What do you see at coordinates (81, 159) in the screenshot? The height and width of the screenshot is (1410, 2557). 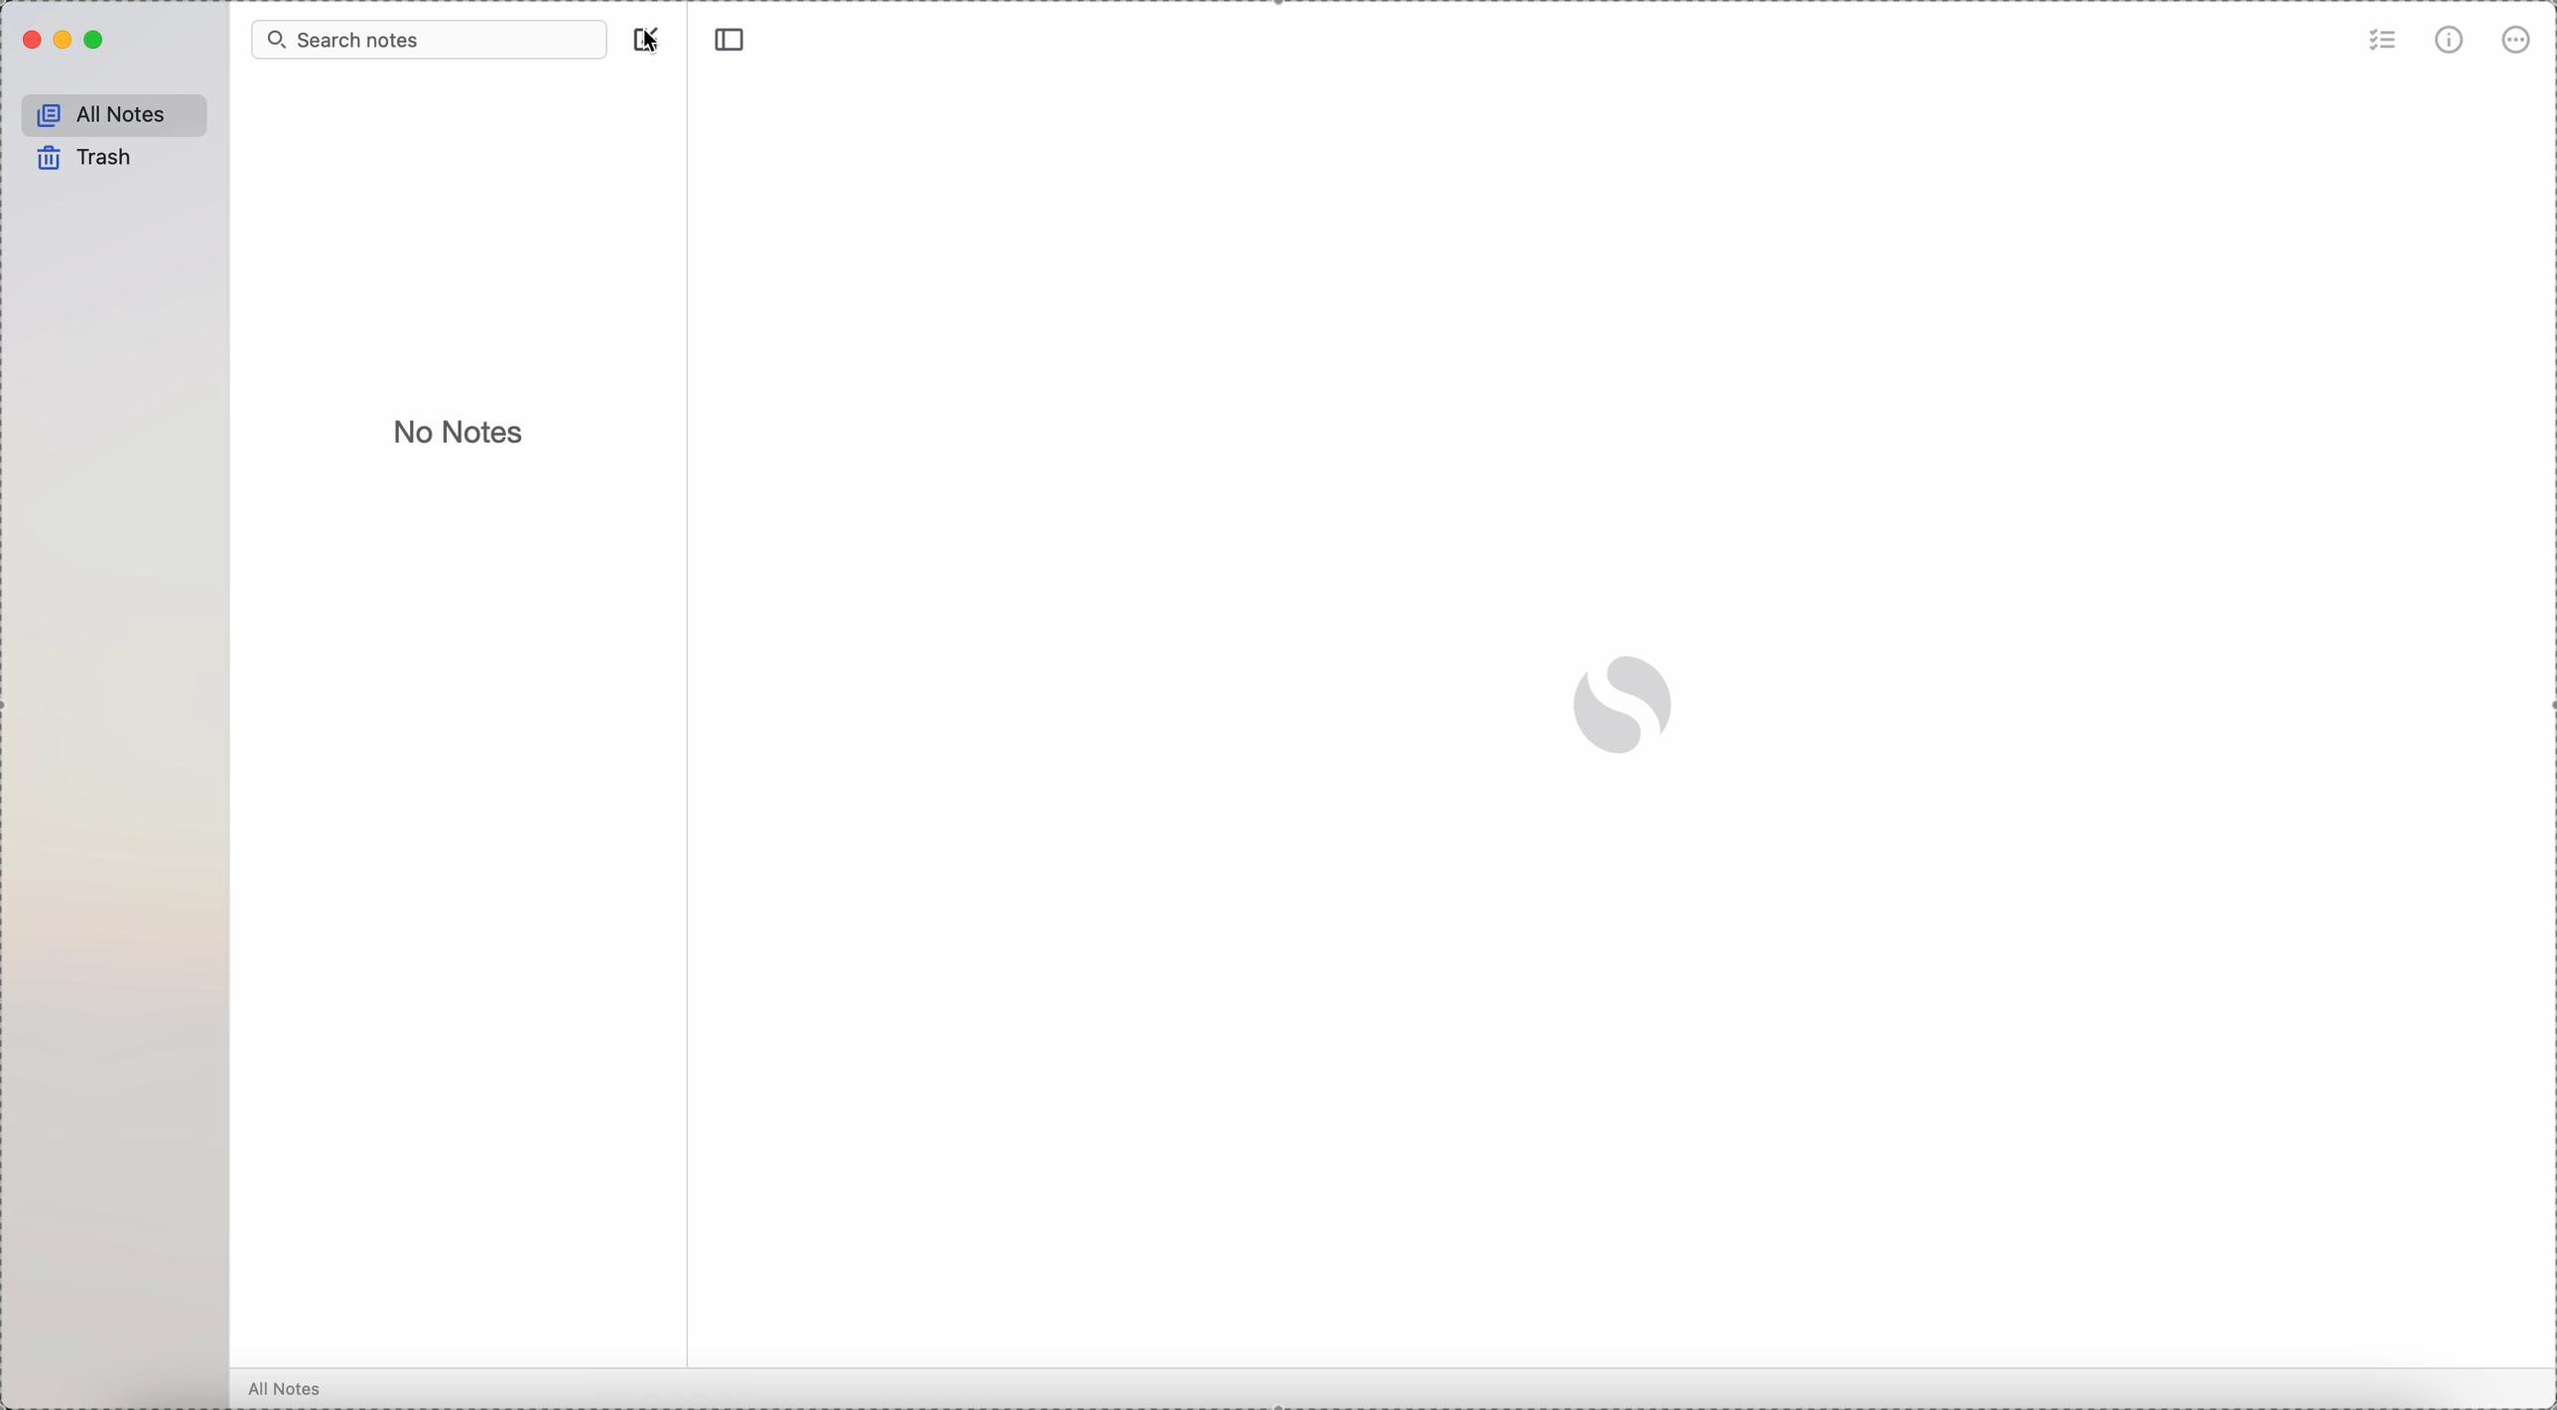 I see `trash` at bounding box center [81, 159].